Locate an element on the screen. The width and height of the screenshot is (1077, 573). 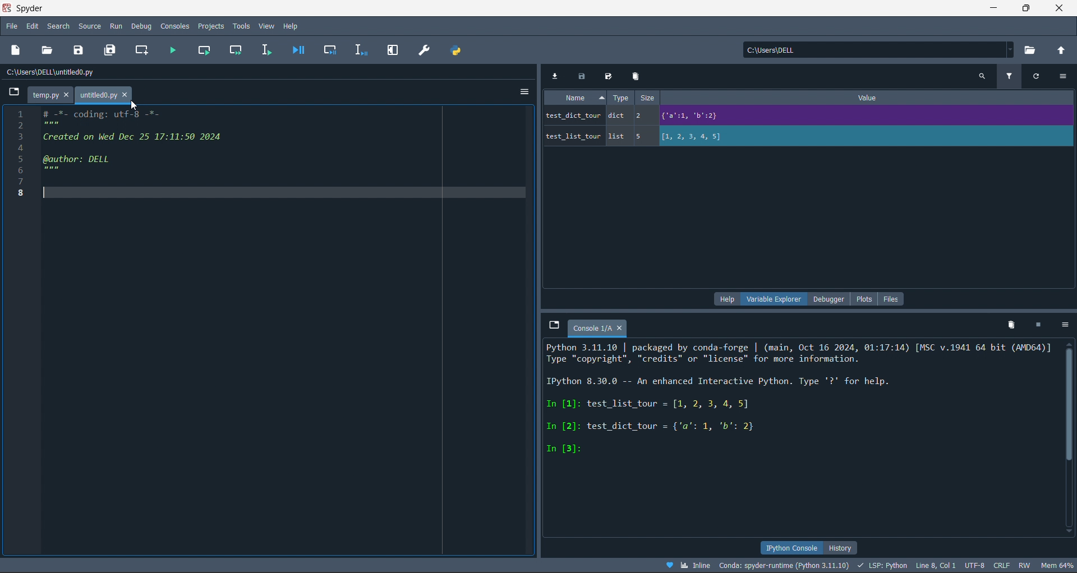
remove all variables is located at coordinates (1009, 324).